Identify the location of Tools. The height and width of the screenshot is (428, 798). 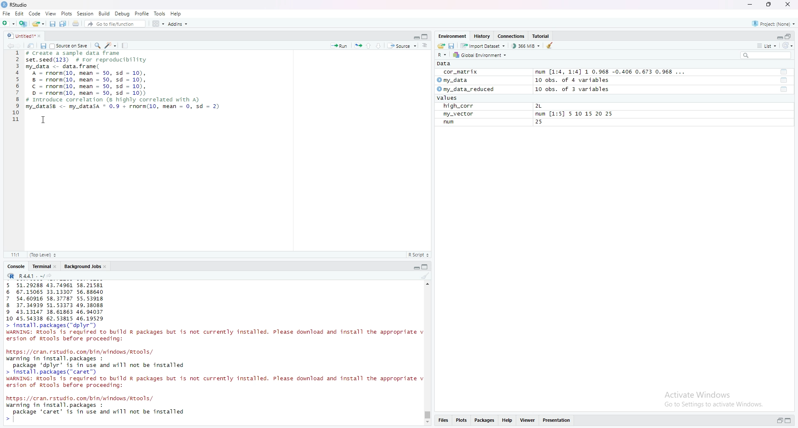
(160, 13).